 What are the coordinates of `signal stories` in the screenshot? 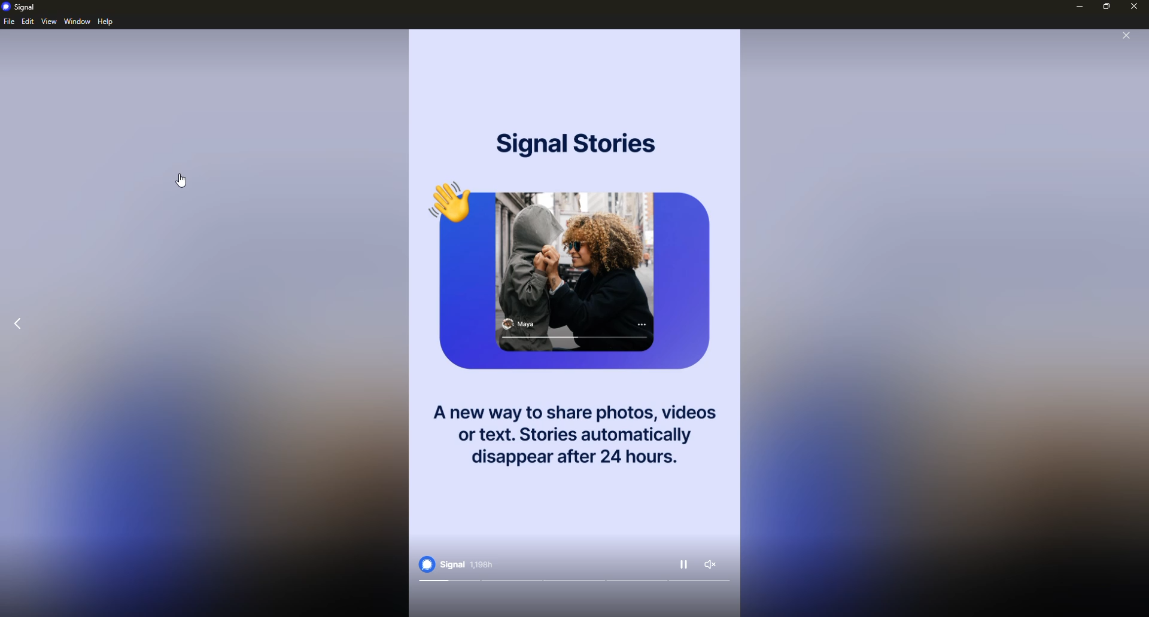 It's located at (574, 142).